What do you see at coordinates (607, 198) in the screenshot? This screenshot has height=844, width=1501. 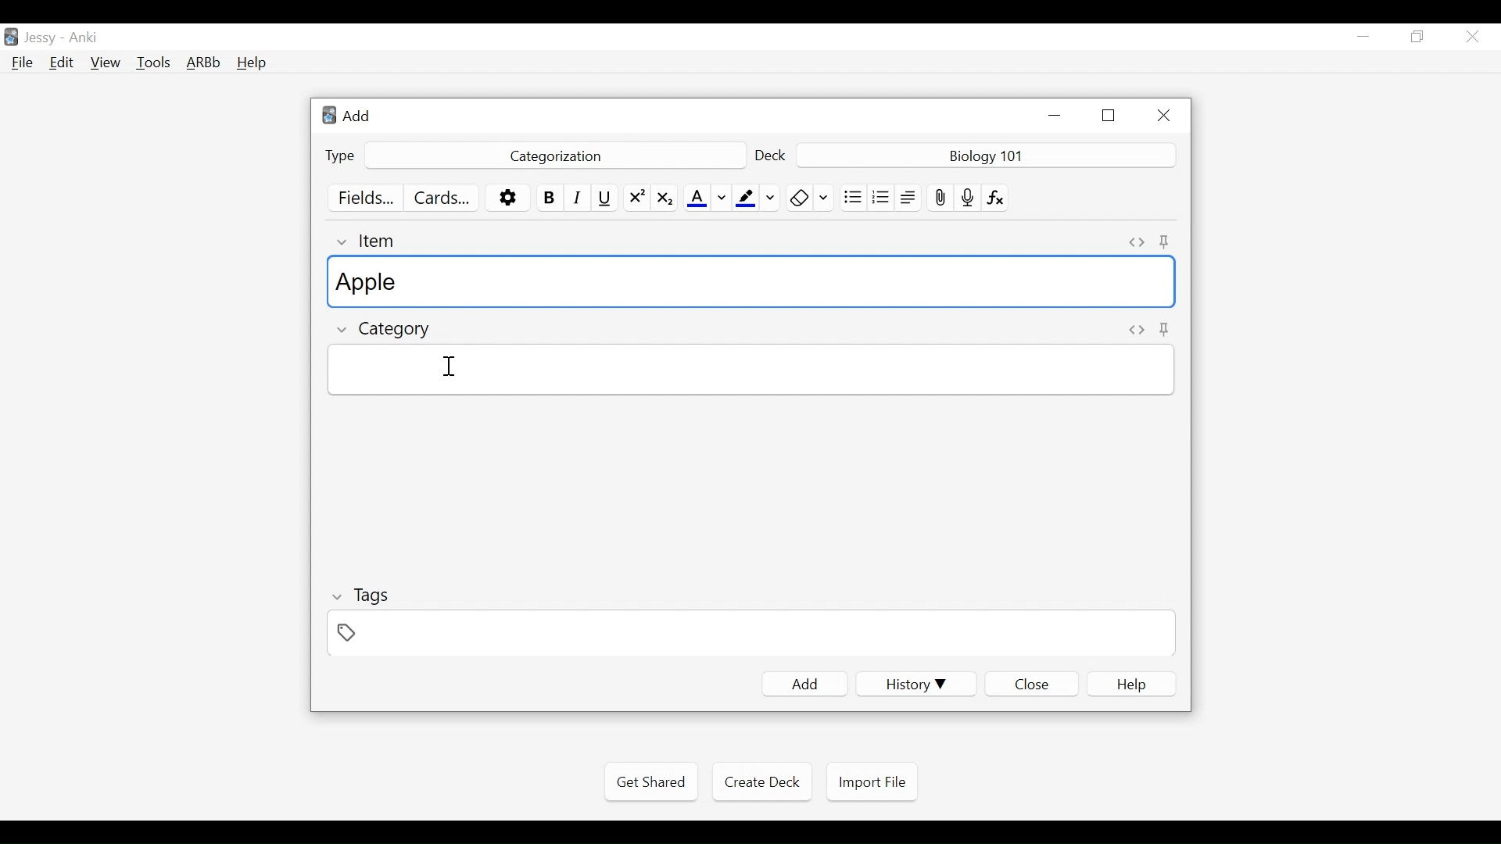 I see `Underline` at bounding box center [607, 198].